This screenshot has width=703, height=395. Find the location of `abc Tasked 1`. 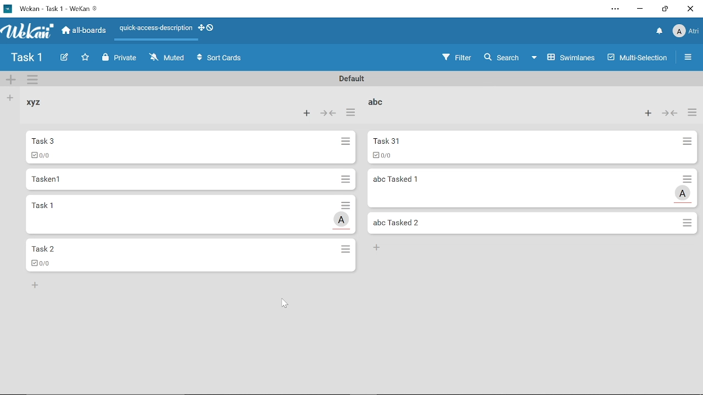

abc Tasked 1 is located at coordinates (533, 186).